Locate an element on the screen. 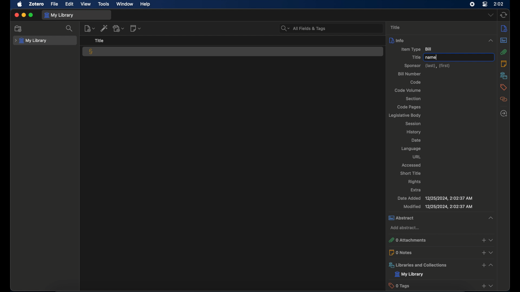 Image resolution: width=520 pixels, height=292 pixels. maximize is located at coordinates (31, 15).